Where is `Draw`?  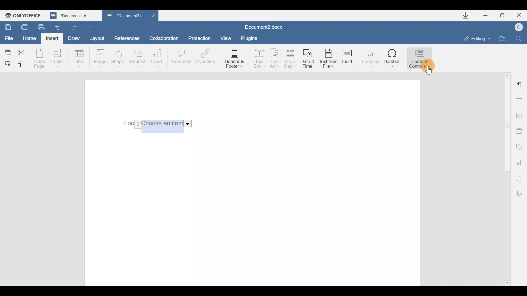 Draw is located at coordinates (73, 38).